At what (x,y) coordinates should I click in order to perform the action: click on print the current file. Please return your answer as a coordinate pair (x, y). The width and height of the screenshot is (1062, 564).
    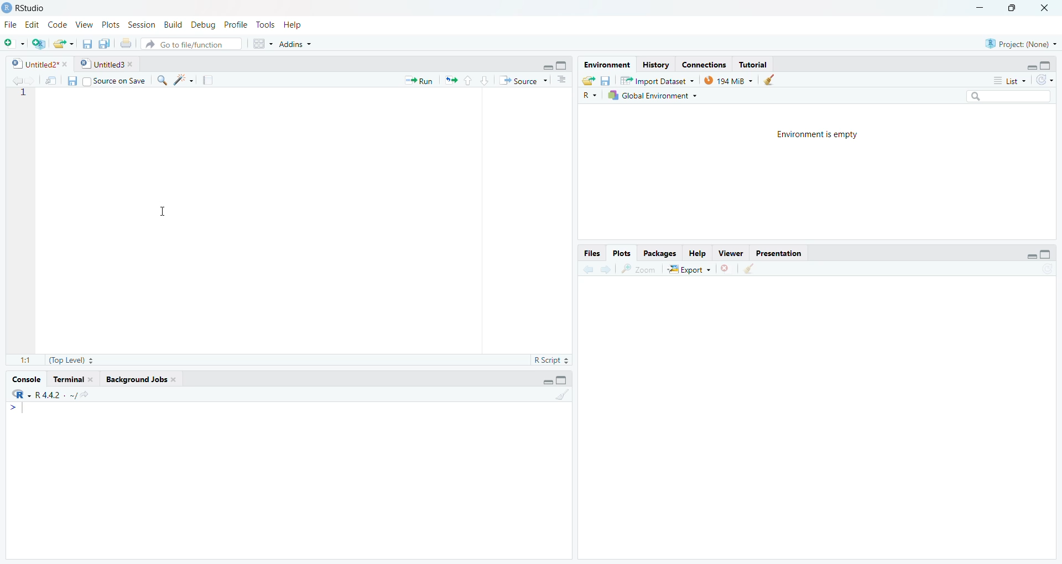
    Looking at the image, I should click on (128, 44).